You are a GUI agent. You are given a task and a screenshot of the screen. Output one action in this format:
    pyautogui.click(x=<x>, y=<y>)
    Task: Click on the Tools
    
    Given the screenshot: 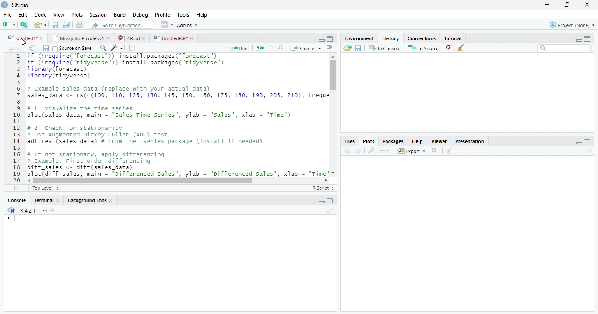 What is the action you would take?
    pyautogui.click(x=183, y=14)
    